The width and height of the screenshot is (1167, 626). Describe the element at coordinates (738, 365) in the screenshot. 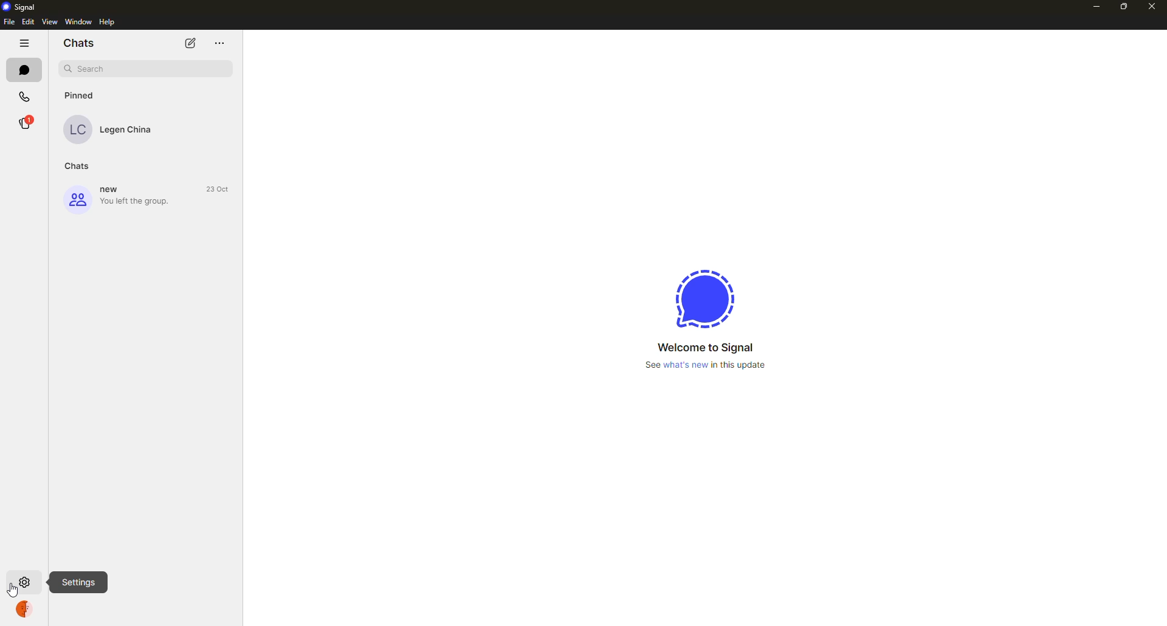

I see `in this update` at that location.